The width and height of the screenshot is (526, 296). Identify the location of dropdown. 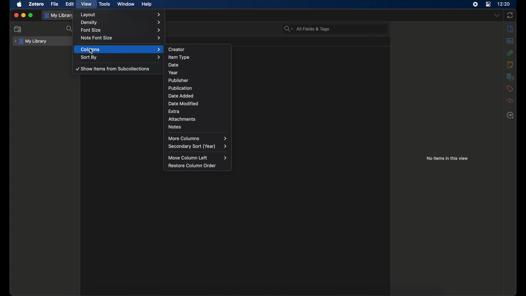
(498, 16).